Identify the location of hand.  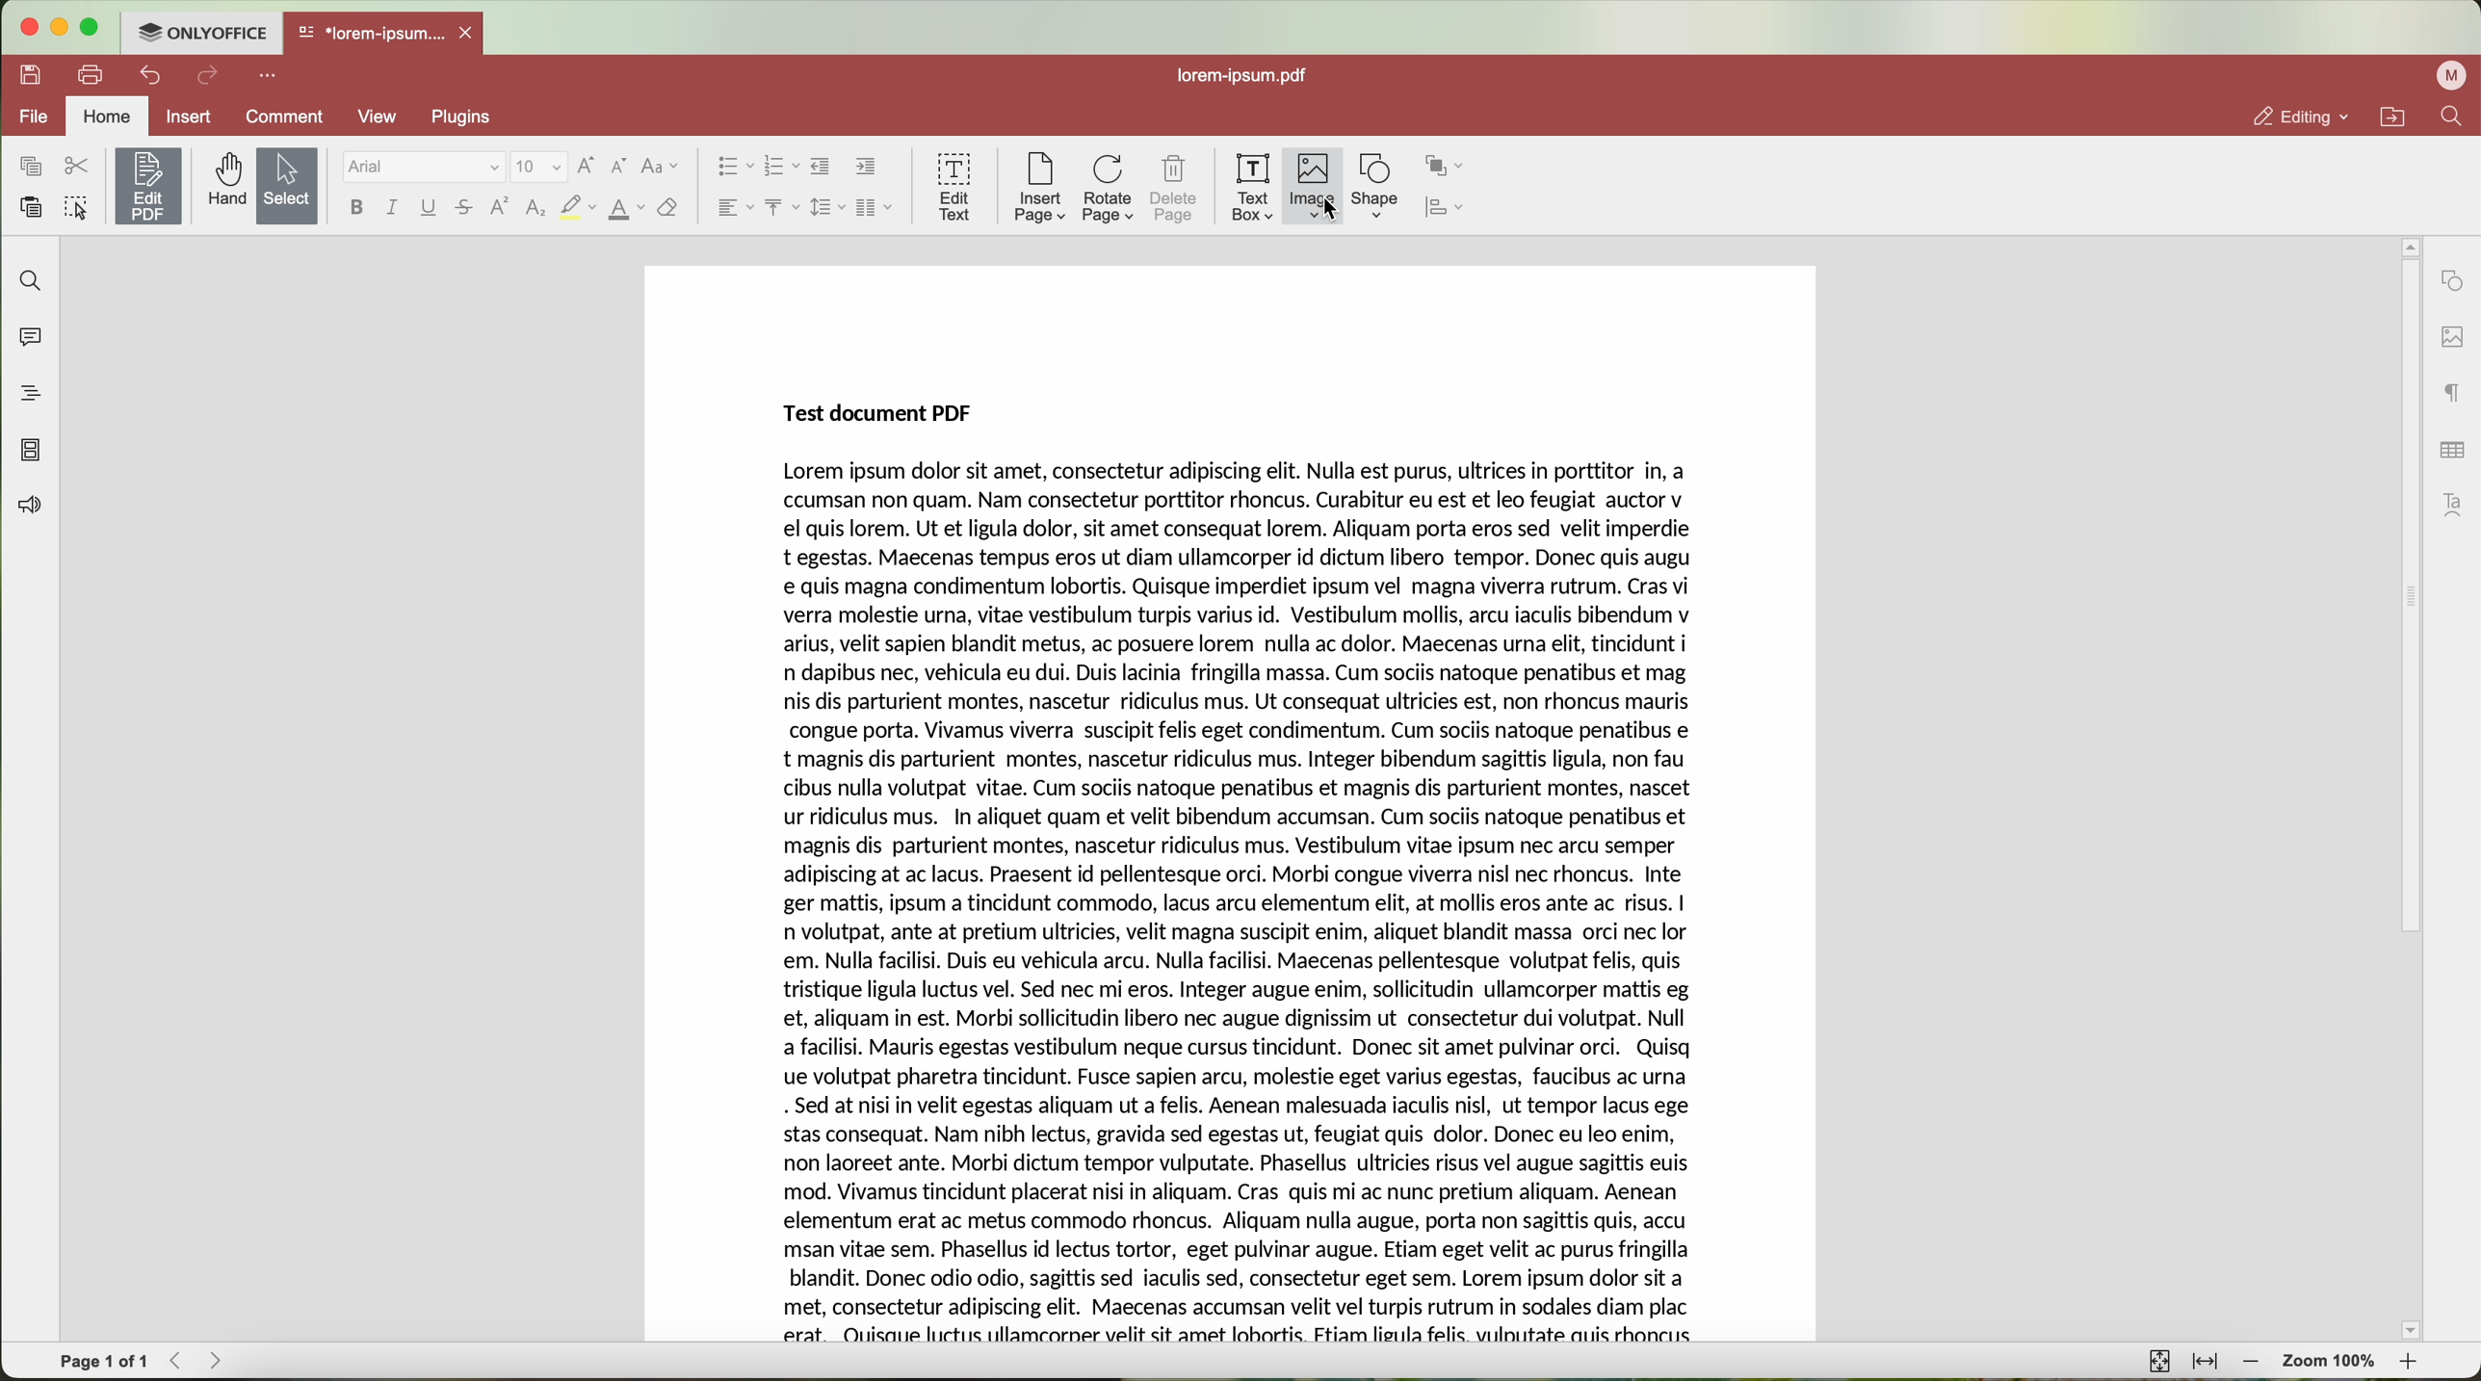
(224, 180).